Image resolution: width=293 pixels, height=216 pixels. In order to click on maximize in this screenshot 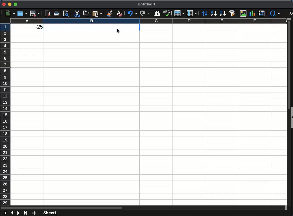, I will do `click(16, 4)`.